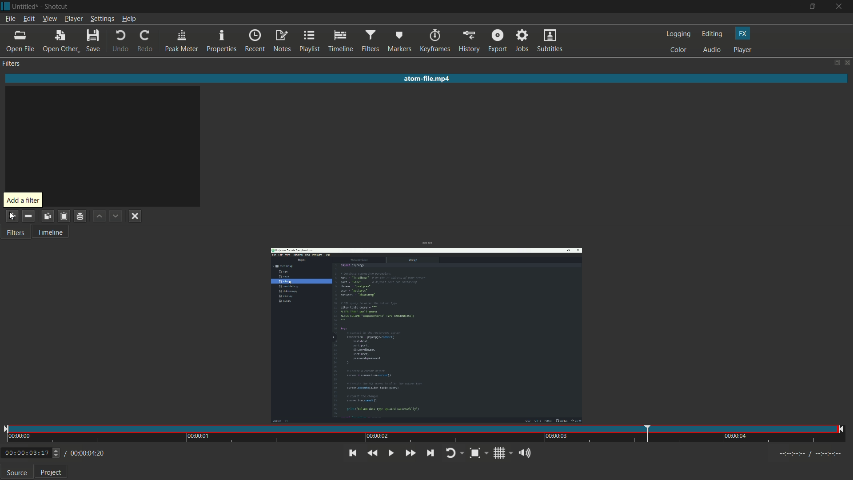  Describe the element at coordinates (49, 216) in the screenshot. I see `copy selected filter` at that location.